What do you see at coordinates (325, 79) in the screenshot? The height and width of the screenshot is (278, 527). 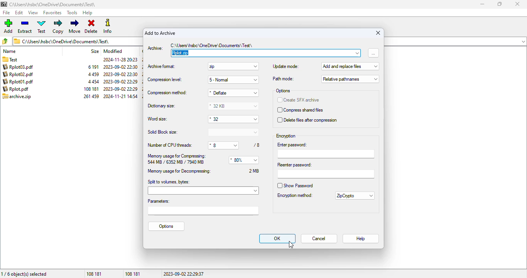 I see `path mode: relative pathnames` at bounding box center [325, 79].